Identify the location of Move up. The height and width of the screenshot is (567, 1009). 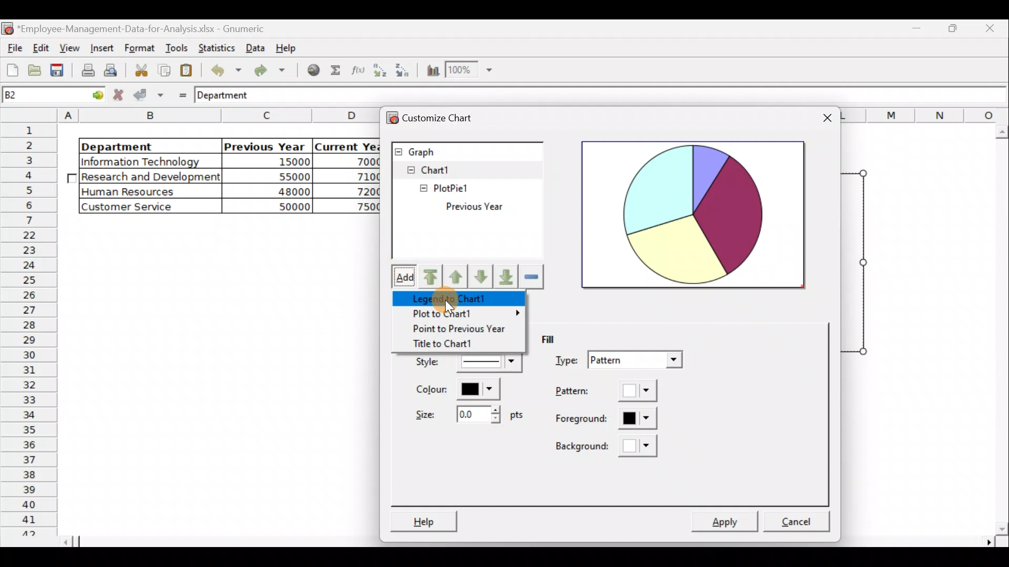
(457, 275).